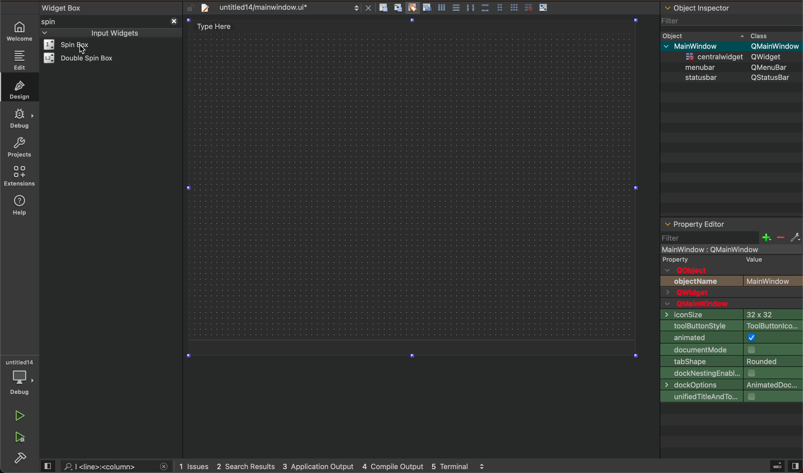 The height and width of the screenshot is (473, 803). I want to click on close, so click(173, 20).